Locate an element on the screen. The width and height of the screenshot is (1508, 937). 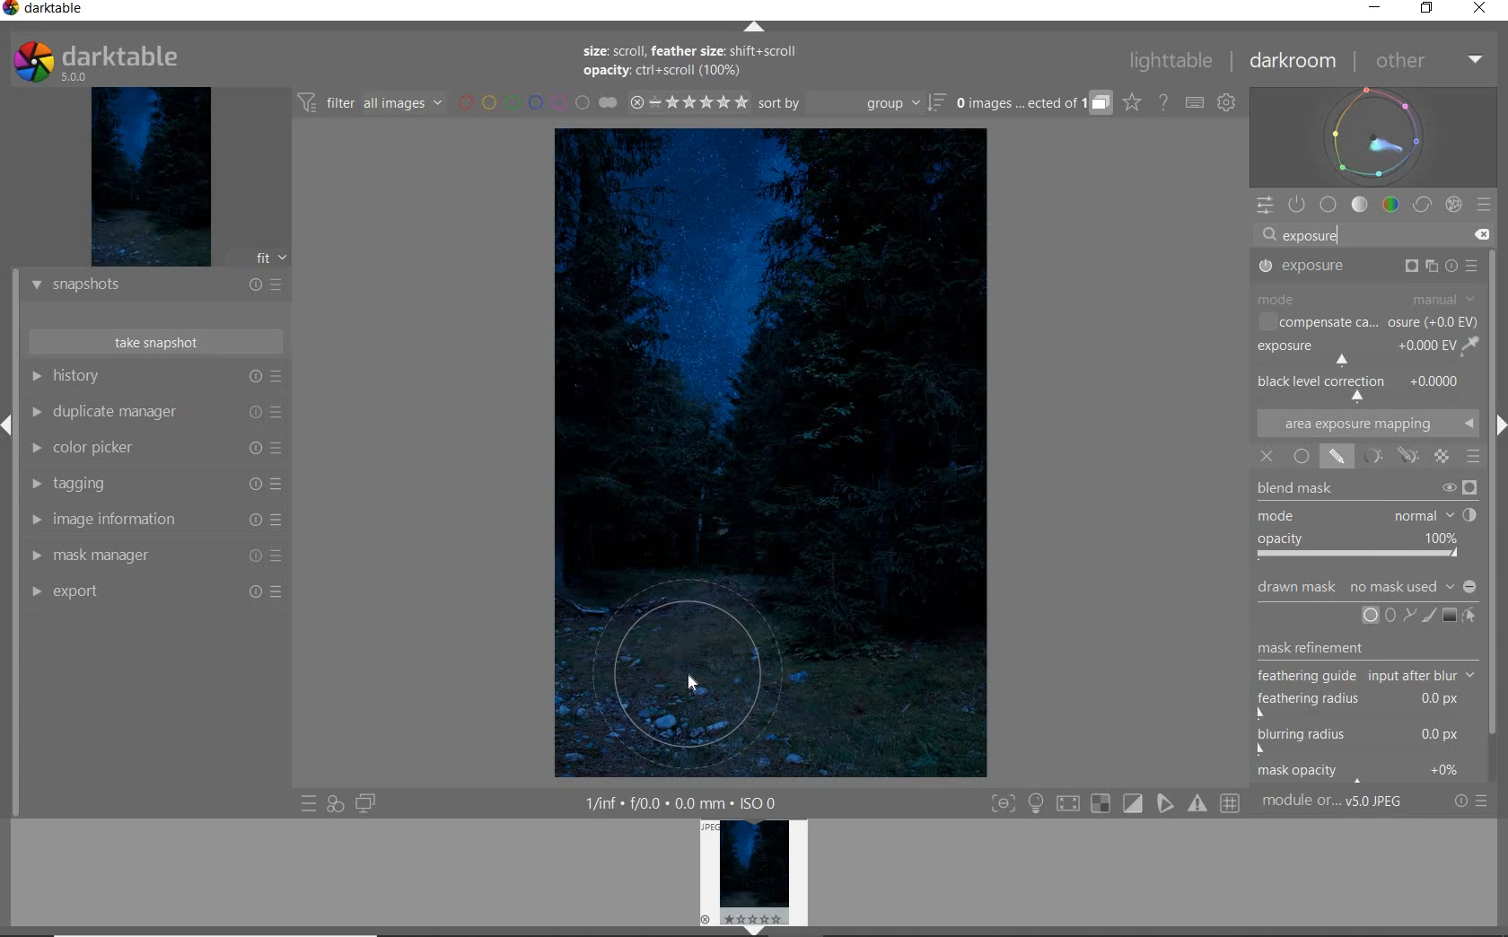
HELP ONLINE is located at coordinates (1163, 103).